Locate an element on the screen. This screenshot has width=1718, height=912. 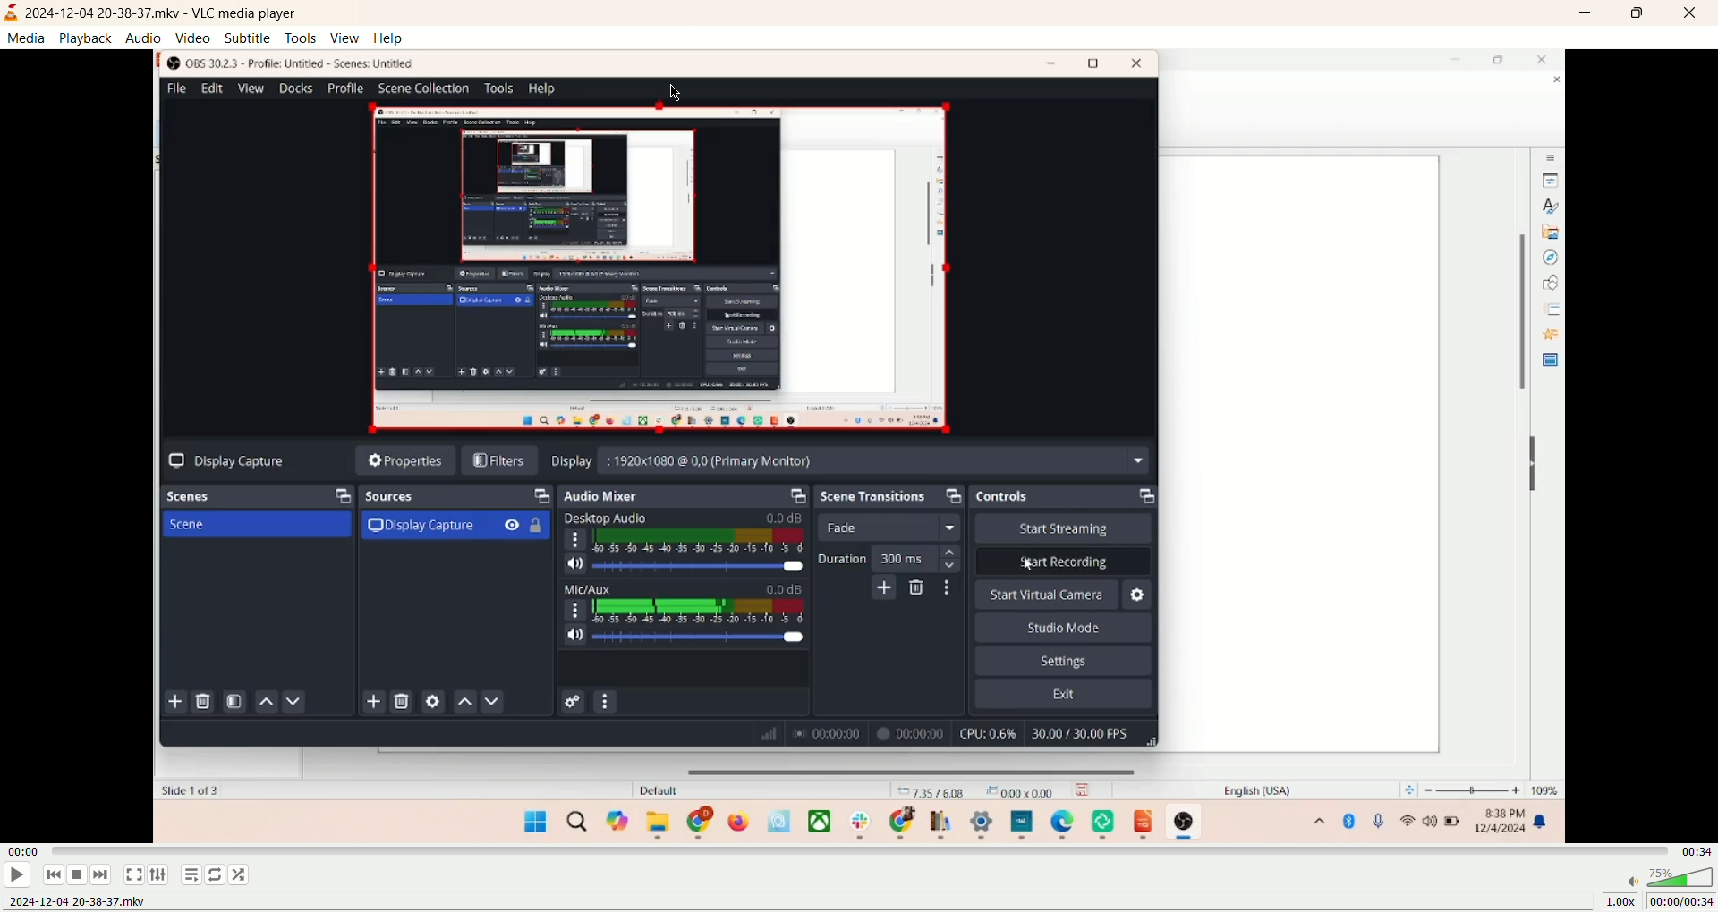
played time is located at coordinates (22, 851).